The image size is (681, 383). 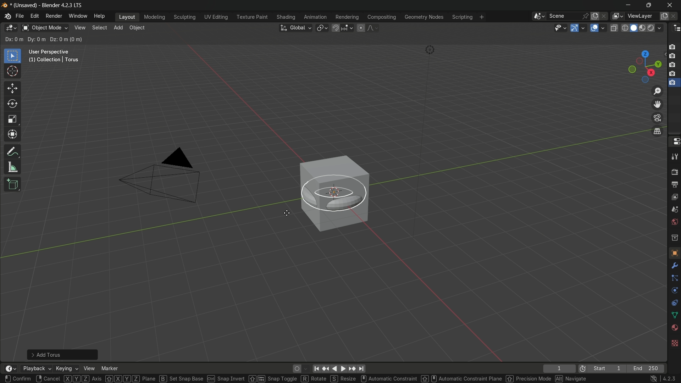 What do you see at coordinates (672, 65) in the screenshot?
I see `layer 3` at bounding box center [672, 65].